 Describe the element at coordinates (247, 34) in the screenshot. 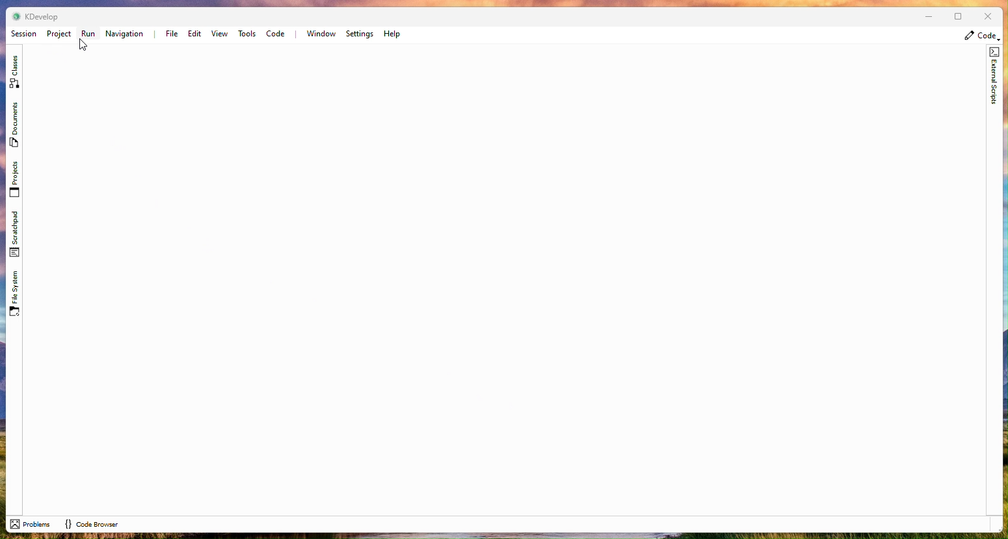

I see `Tools` at that location.